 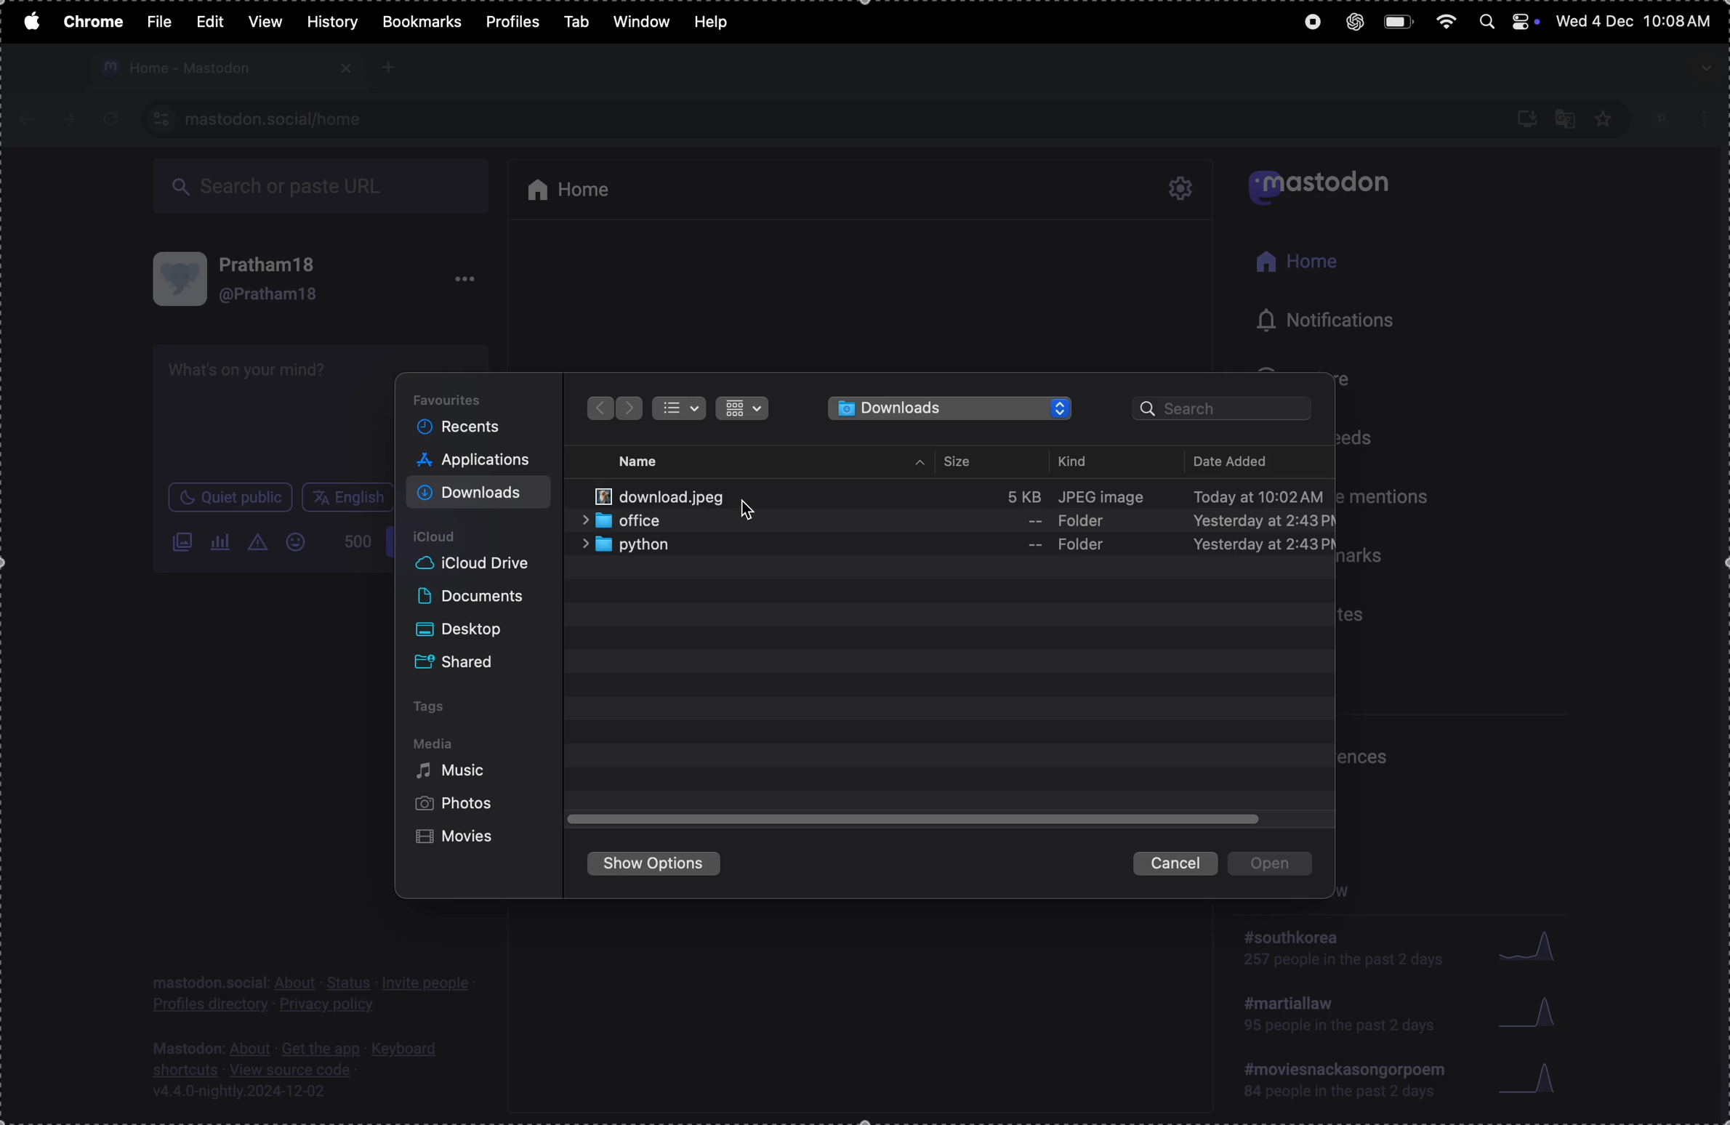 I want to click on i cloud drive, so click(x=483, y=564).